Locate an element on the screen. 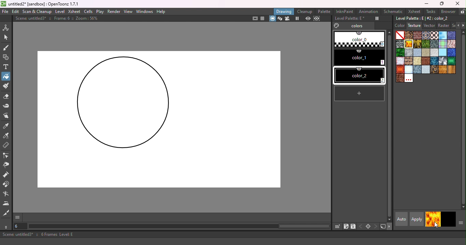 The width and height of the screenshot is (466, 245). Xsheet is located at coordinates (414, 12).